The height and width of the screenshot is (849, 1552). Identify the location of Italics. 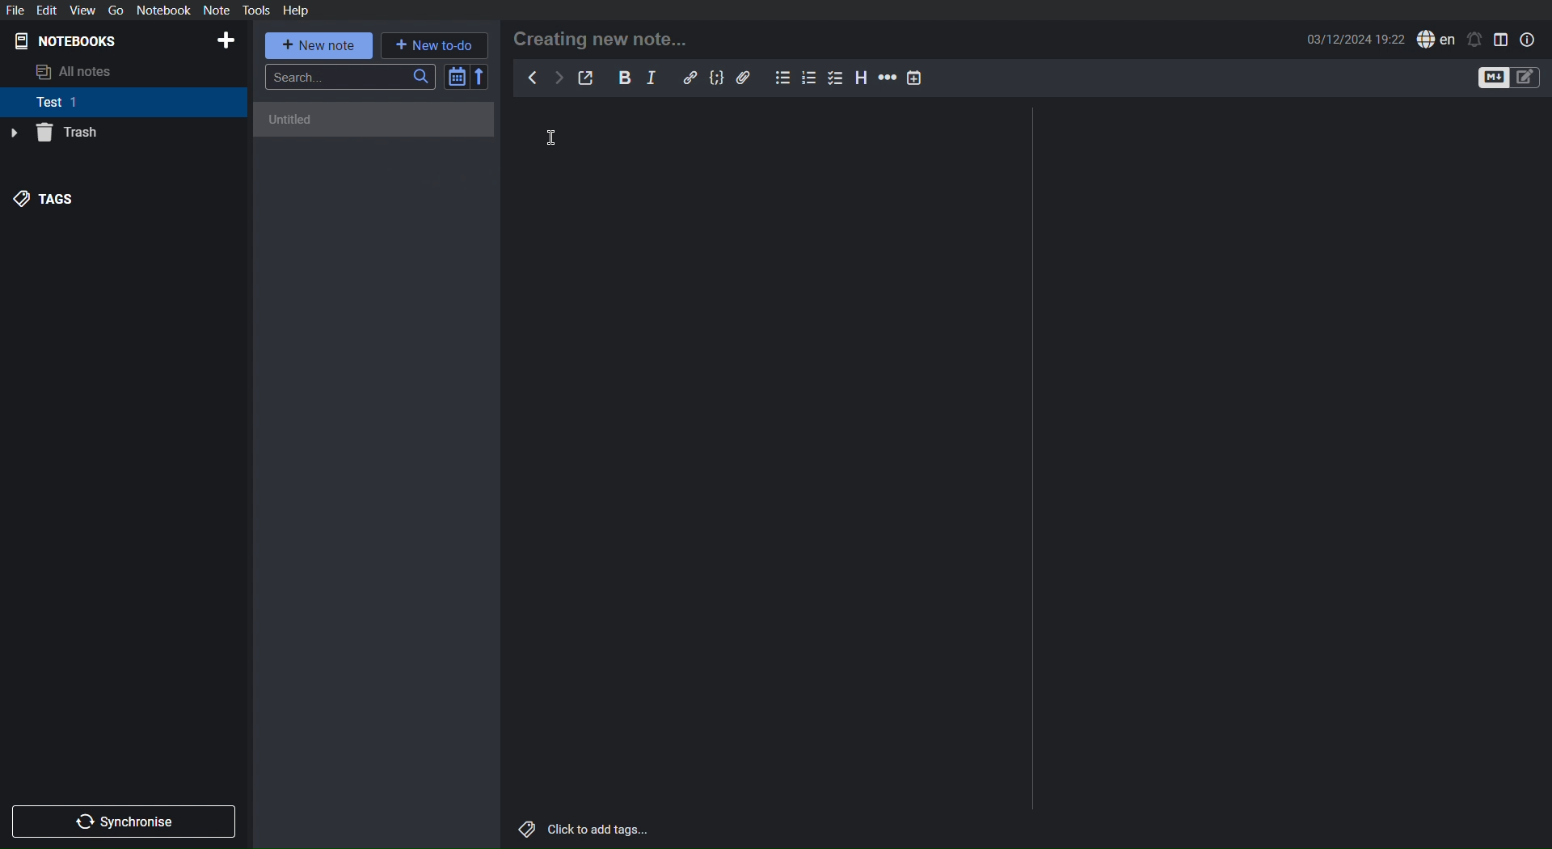
(652, 78).